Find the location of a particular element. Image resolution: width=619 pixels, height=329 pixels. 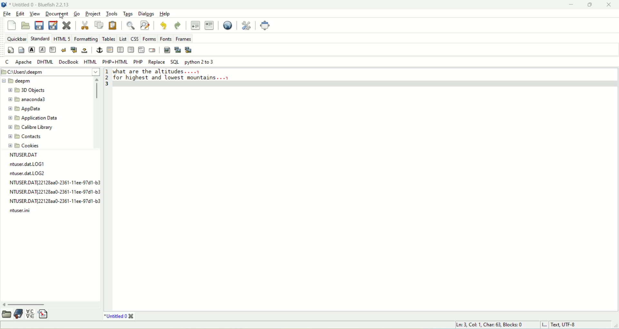

emphasize is located at coordinates (42, 50).